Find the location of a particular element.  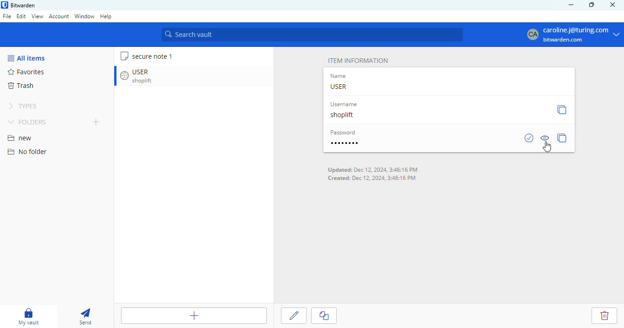

caroline.j@turing.com    bitwarden.com is located at coordinates (574, 34).